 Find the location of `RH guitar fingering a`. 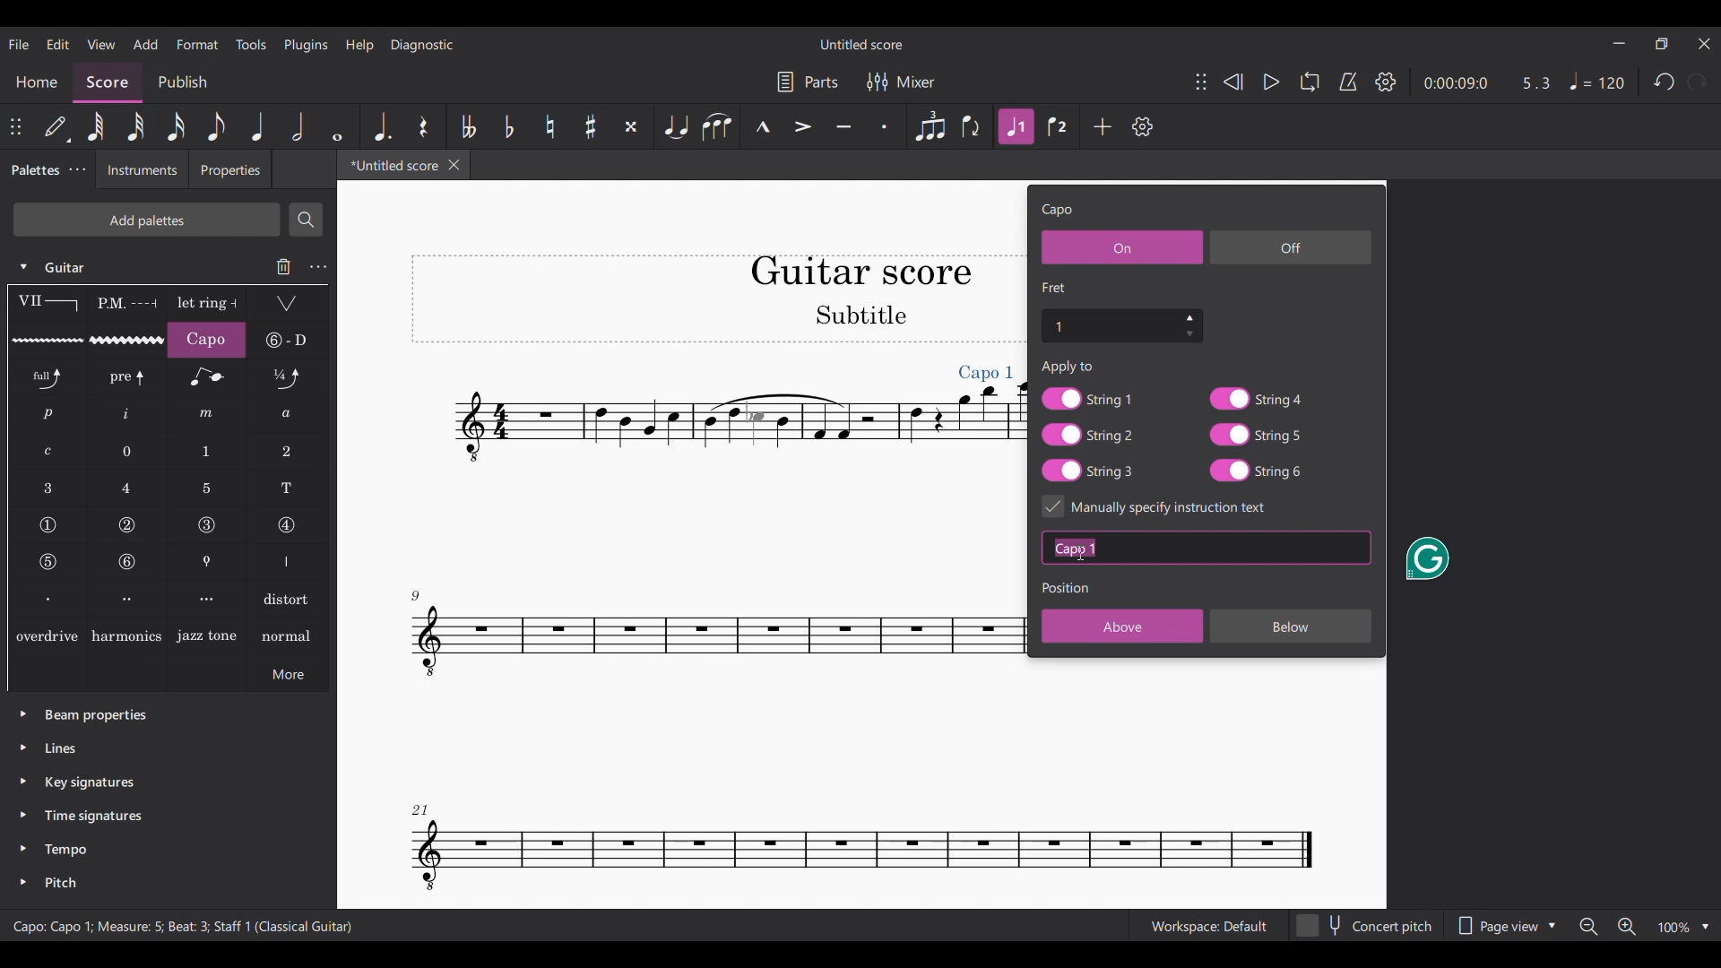

RH guitar fingering a is located at coordinates (288, 414).